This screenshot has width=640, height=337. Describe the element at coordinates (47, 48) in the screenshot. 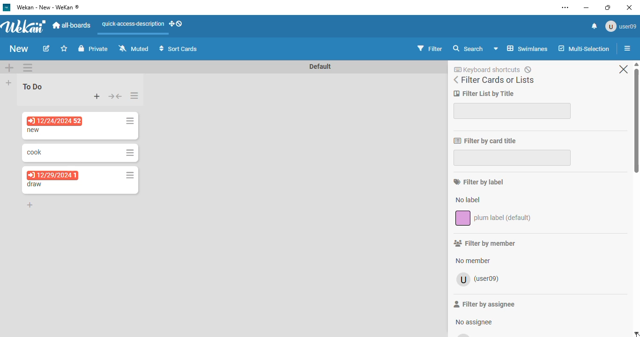

I see `edit` at that location.